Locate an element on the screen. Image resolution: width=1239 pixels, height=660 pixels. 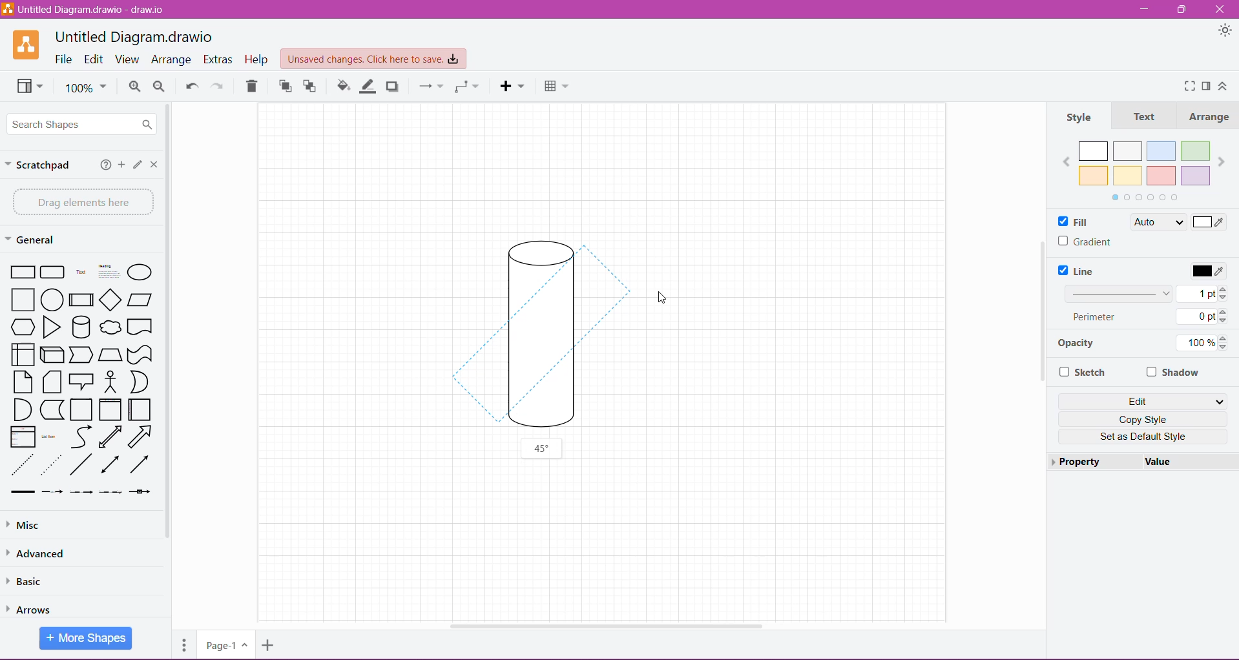
Vertical Scroll Bar is located at coordinates (1041, 310).